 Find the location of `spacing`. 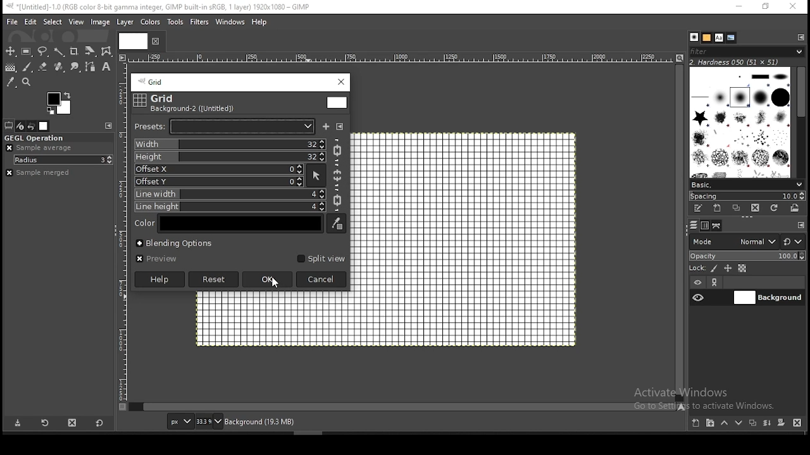

spacing is located at coordinates (749, 197).